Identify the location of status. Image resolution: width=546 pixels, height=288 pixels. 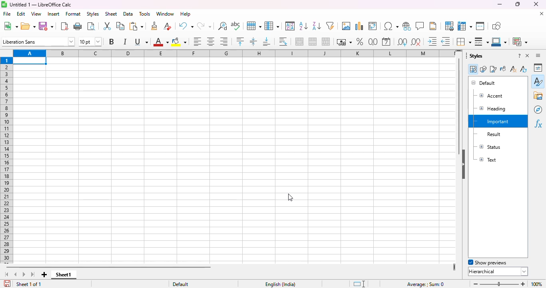
(492, 147).